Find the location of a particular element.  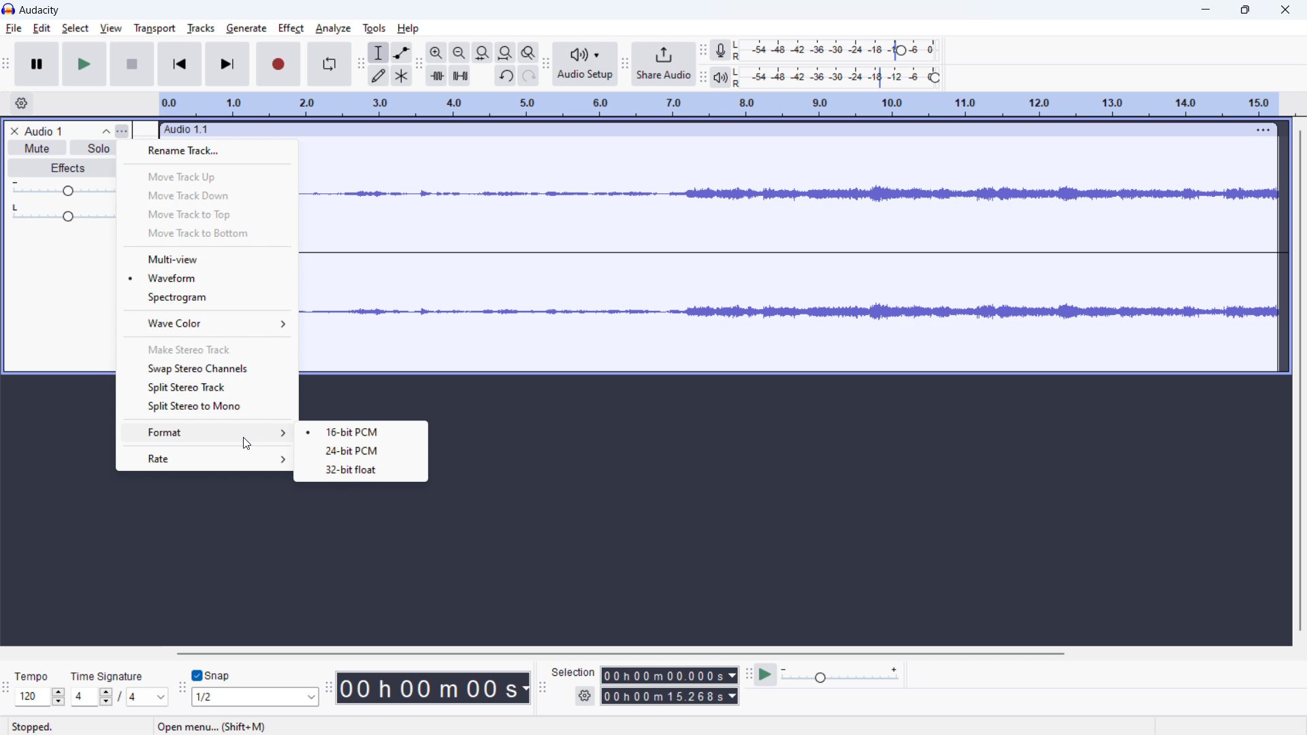

move track to bottom is located at coordinates (207, 233).